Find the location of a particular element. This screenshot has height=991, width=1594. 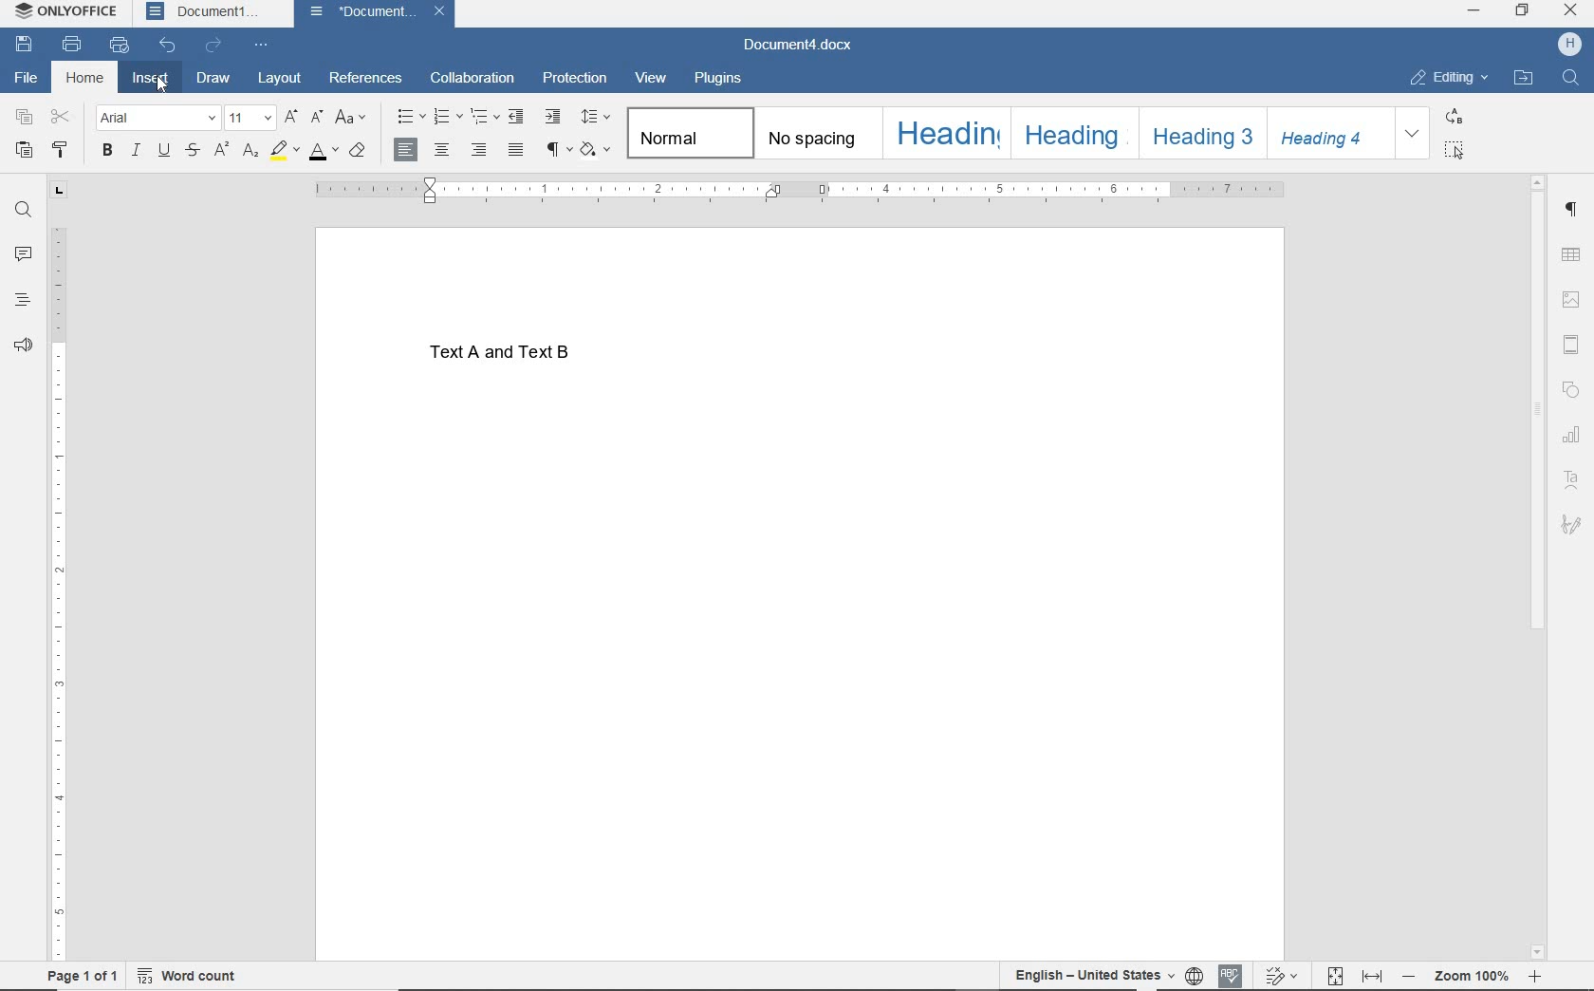

TEXT is located at coordinates (520, 357).